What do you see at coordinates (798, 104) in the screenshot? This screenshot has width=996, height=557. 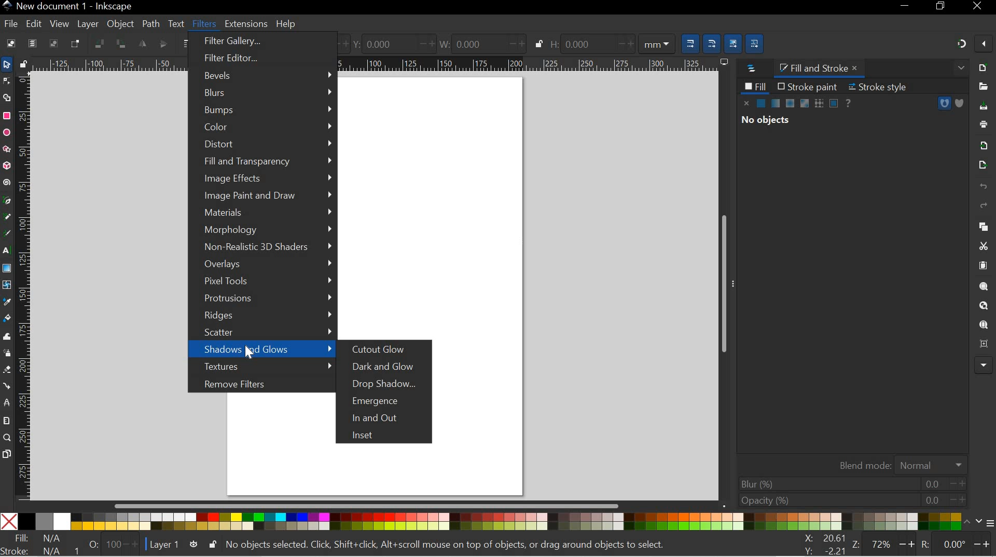 I see `COLOR AND GRADIENT` at bounding box center [798, 104].